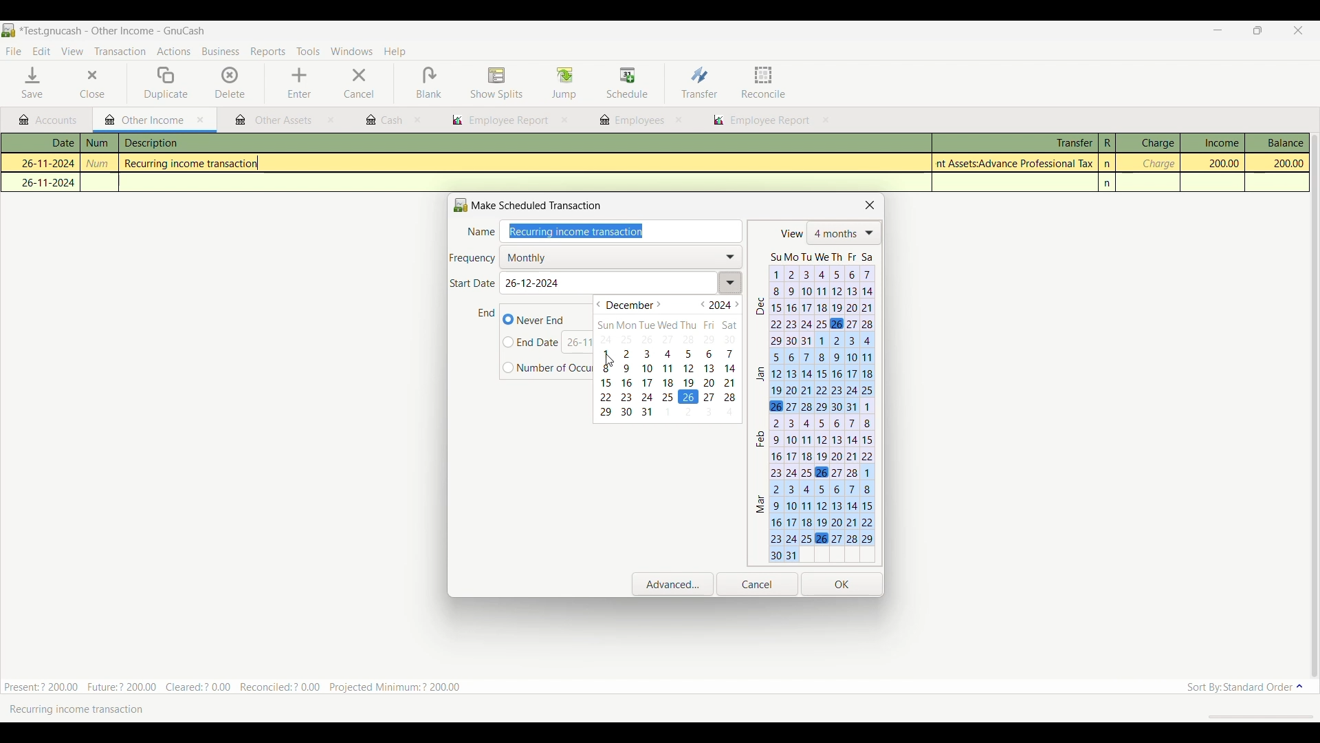 Image resolution: width=1320 pixels, height=743 pixels. I want to click on Actions menu, so click(173, 53).